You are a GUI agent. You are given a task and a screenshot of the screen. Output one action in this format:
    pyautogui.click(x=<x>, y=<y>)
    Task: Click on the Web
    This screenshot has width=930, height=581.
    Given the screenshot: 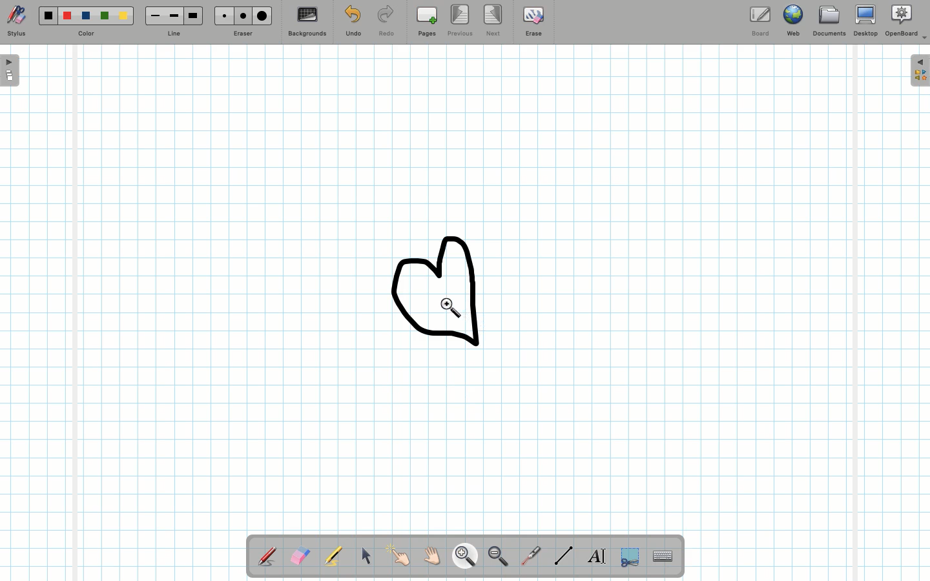 What is the action you would take?
    pyautogui.click(x=795, y=20)
    